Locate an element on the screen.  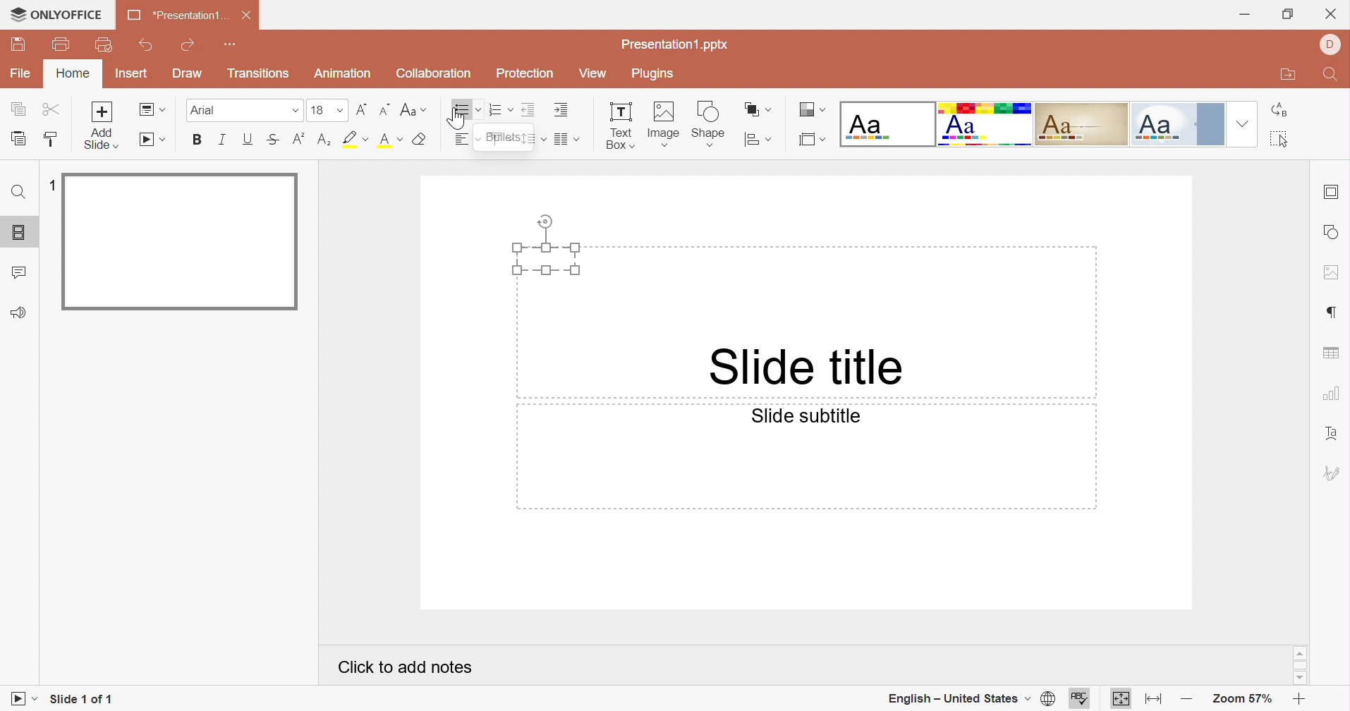
paragraph settings is located at coordinates (1334, 309).